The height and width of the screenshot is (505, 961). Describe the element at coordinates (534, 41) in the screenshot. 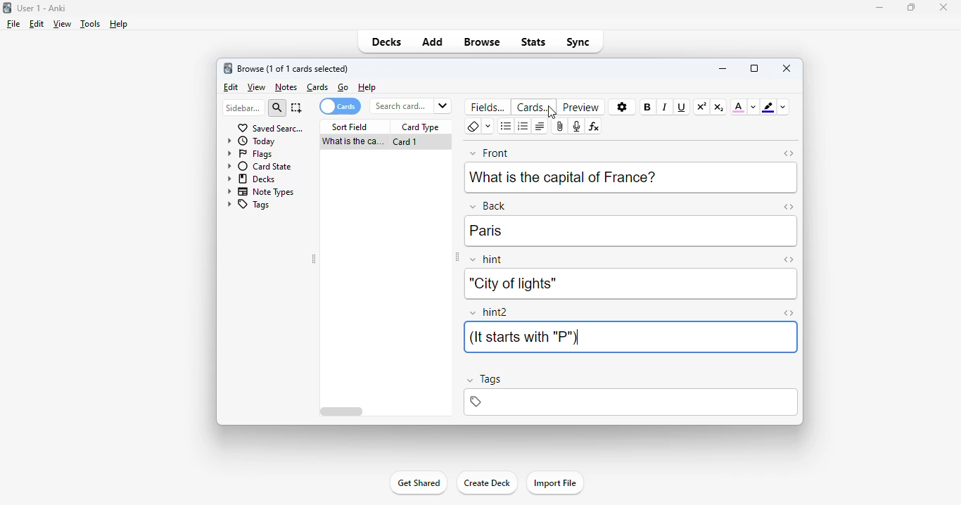

I see `stats` at that location.